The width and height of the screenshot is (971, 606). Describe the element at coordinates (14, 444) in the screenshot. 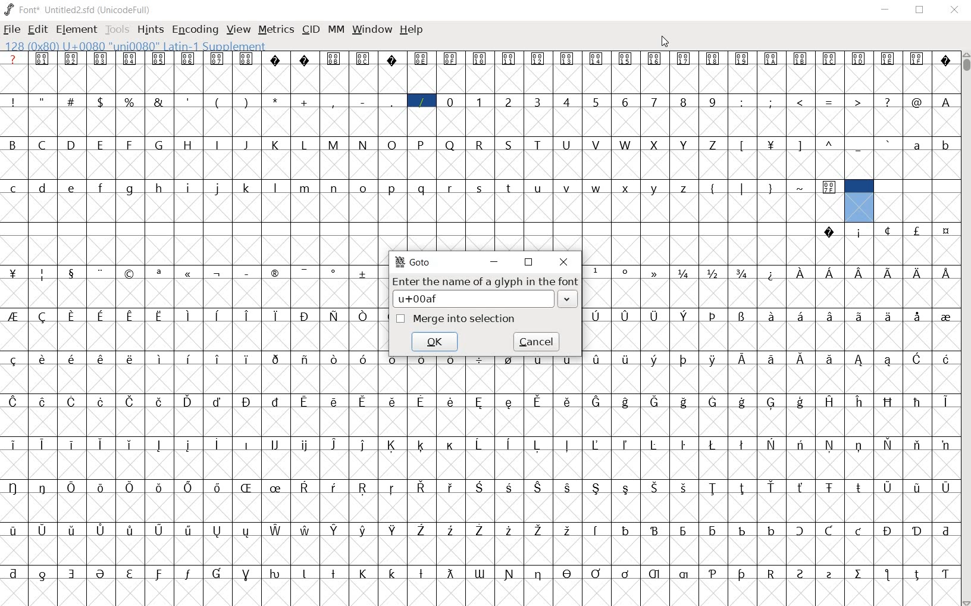

I see `Symbol` at that location.